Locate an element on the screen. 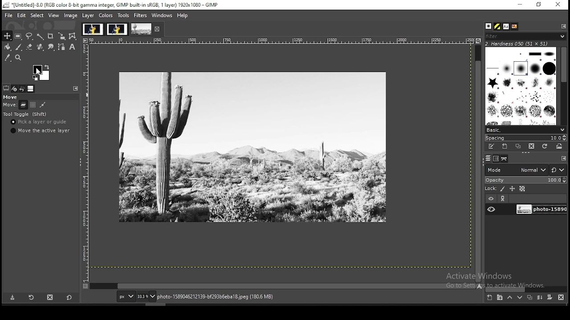 Image resolution: width=570 pixels, height=320 pixels. pick a layer or guide is located at coordinates (39, 122).